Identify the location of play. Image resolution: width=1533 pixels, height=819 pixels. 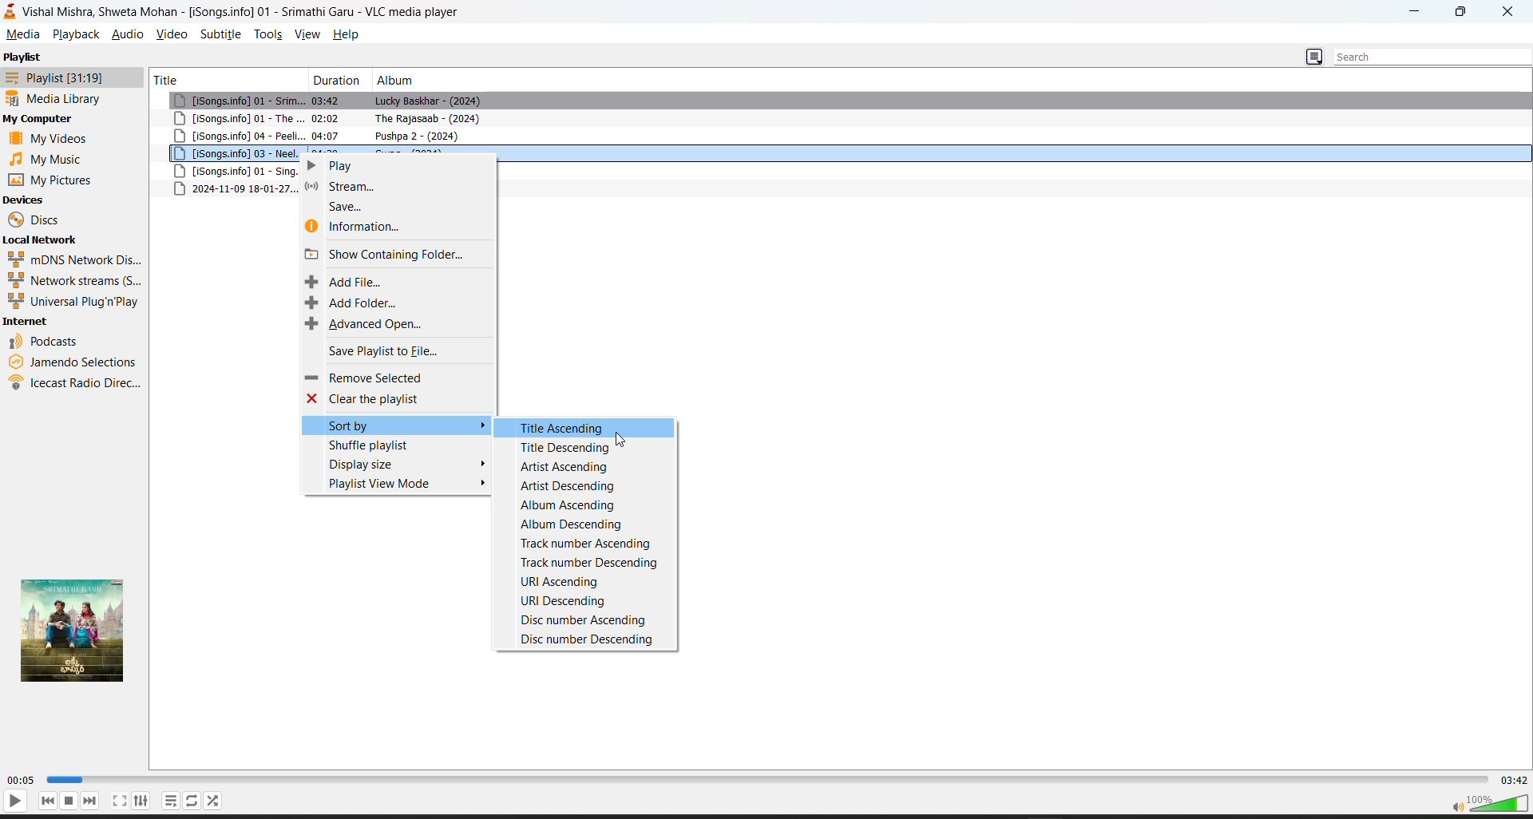
(398, 165).